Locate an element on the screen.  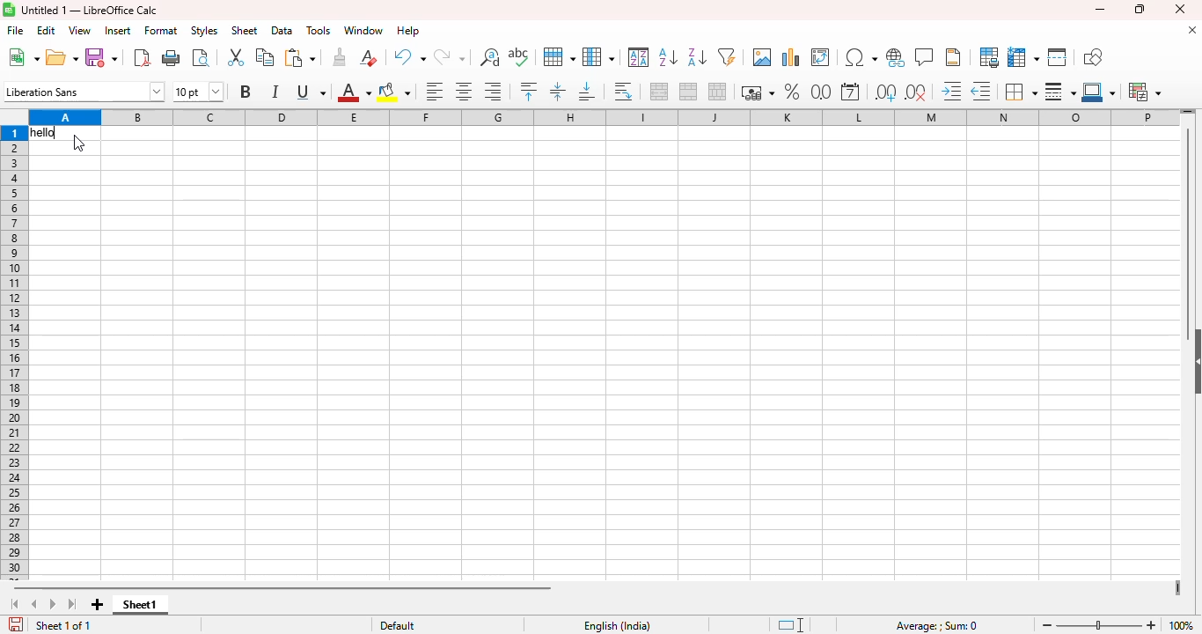
define print area is located at coordinates (989, 57).